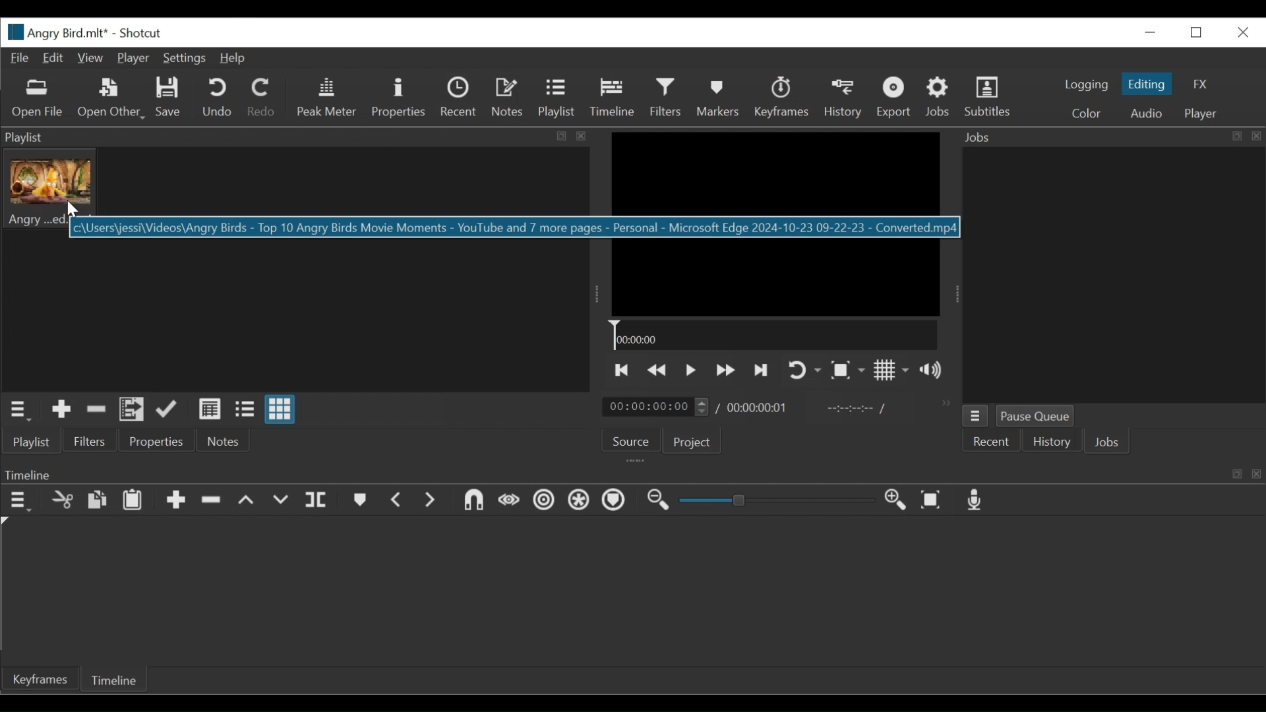 The image size is (1266, 712). Describe the element at coordinates (157, 440) in the screenshot. I see `Properties` at that location.